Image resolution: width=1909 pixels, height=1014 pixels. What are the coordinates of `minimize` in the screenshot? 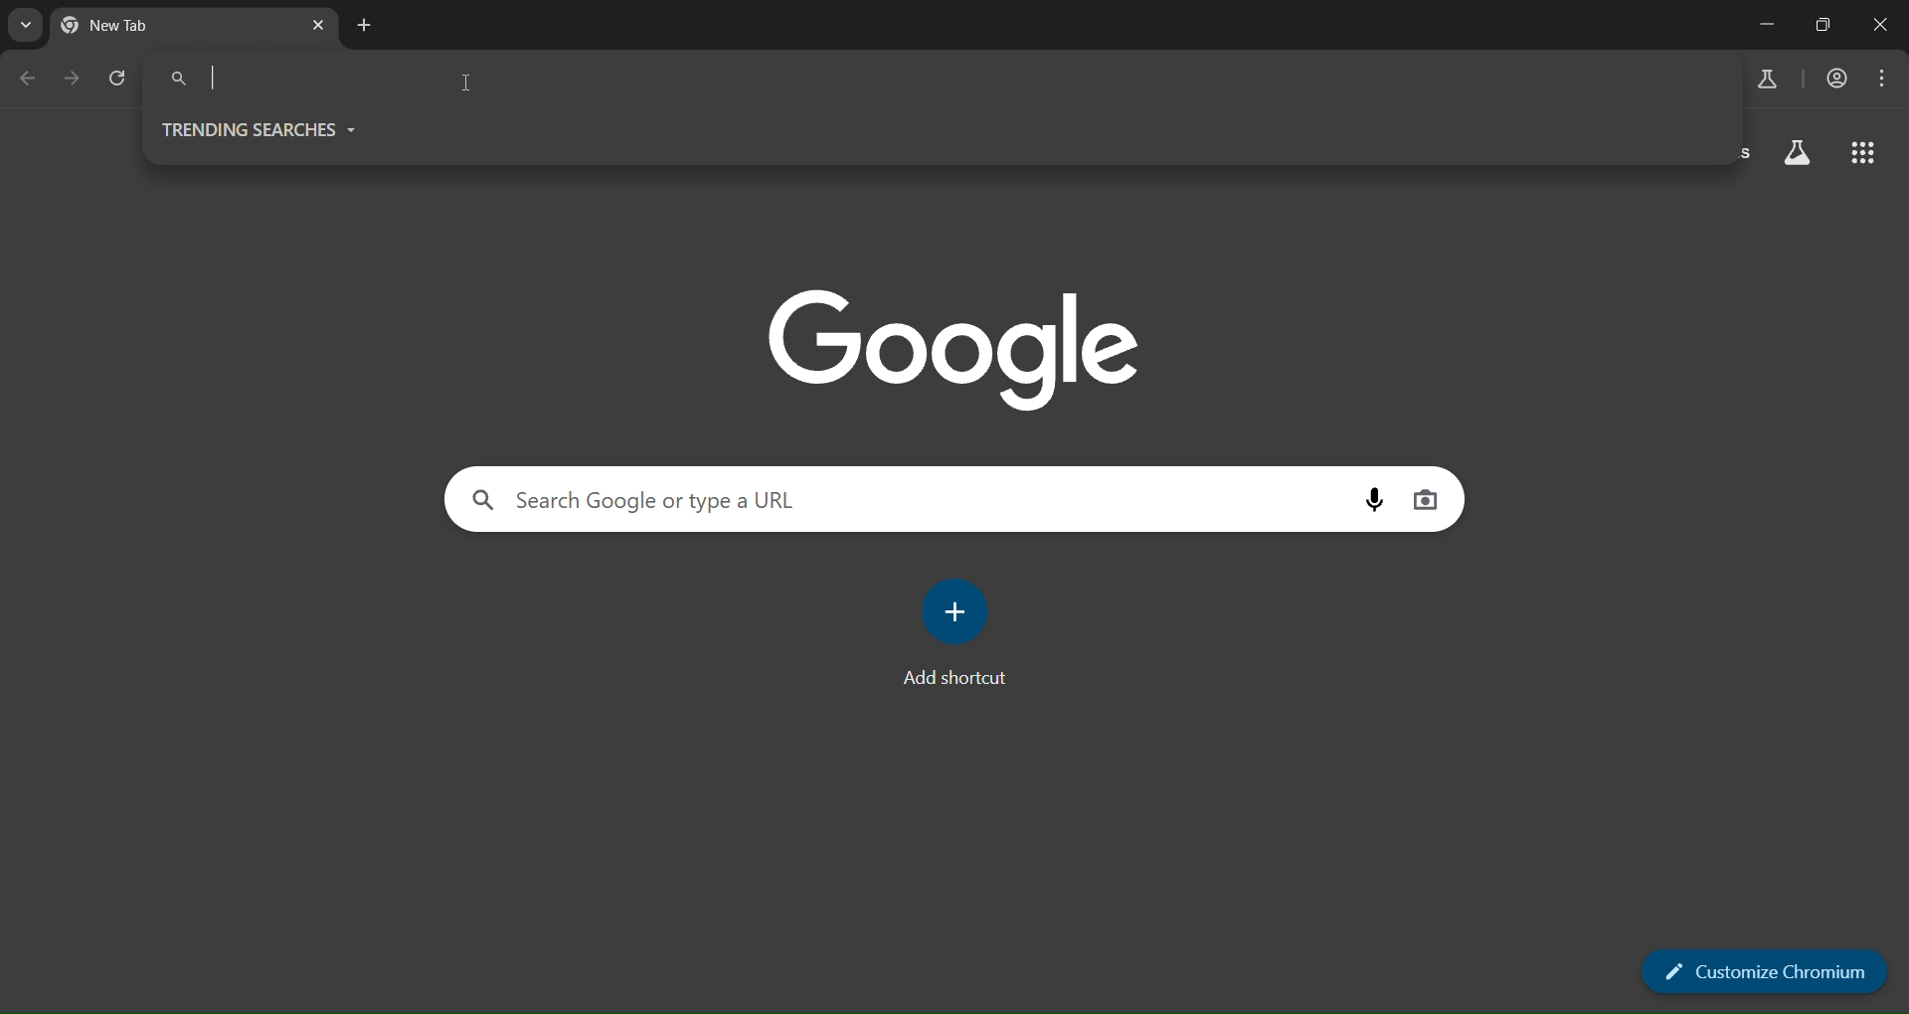 It's located at (1765, 27).